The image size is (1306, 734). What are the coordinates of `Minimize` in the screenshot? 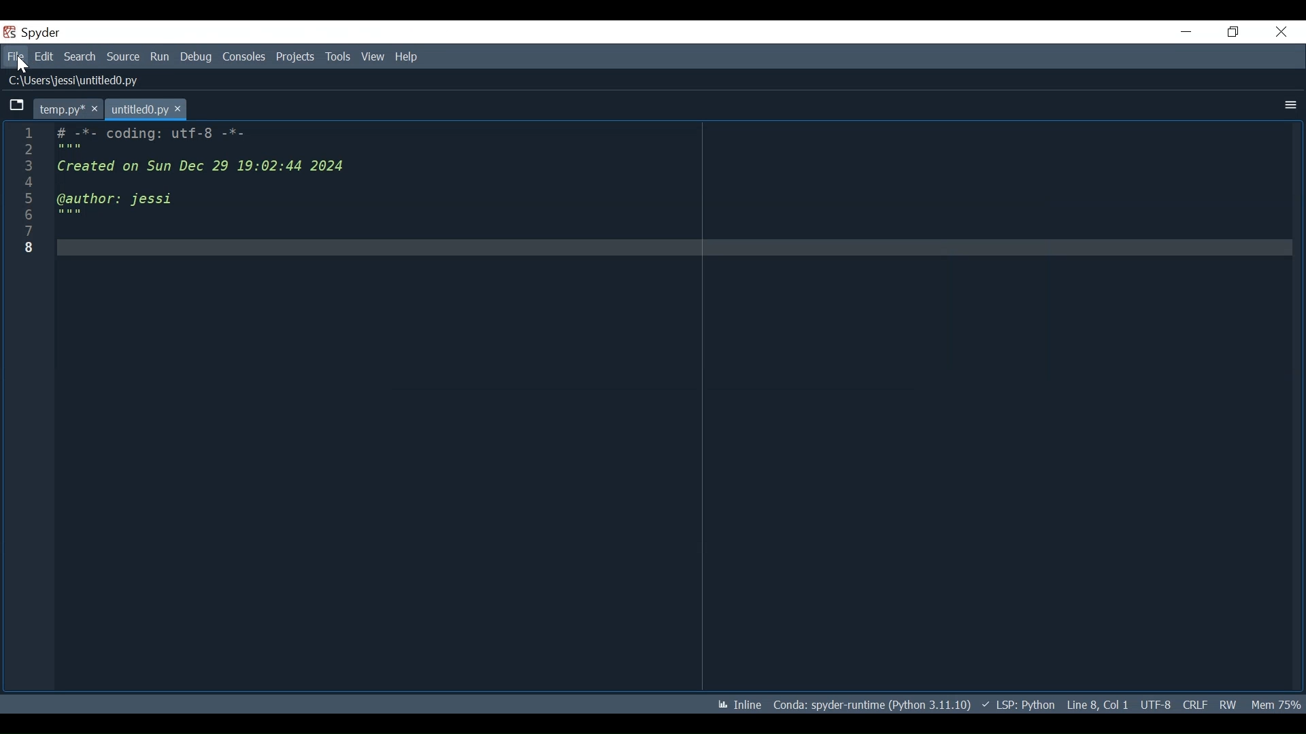 It's located at (1185, 31).